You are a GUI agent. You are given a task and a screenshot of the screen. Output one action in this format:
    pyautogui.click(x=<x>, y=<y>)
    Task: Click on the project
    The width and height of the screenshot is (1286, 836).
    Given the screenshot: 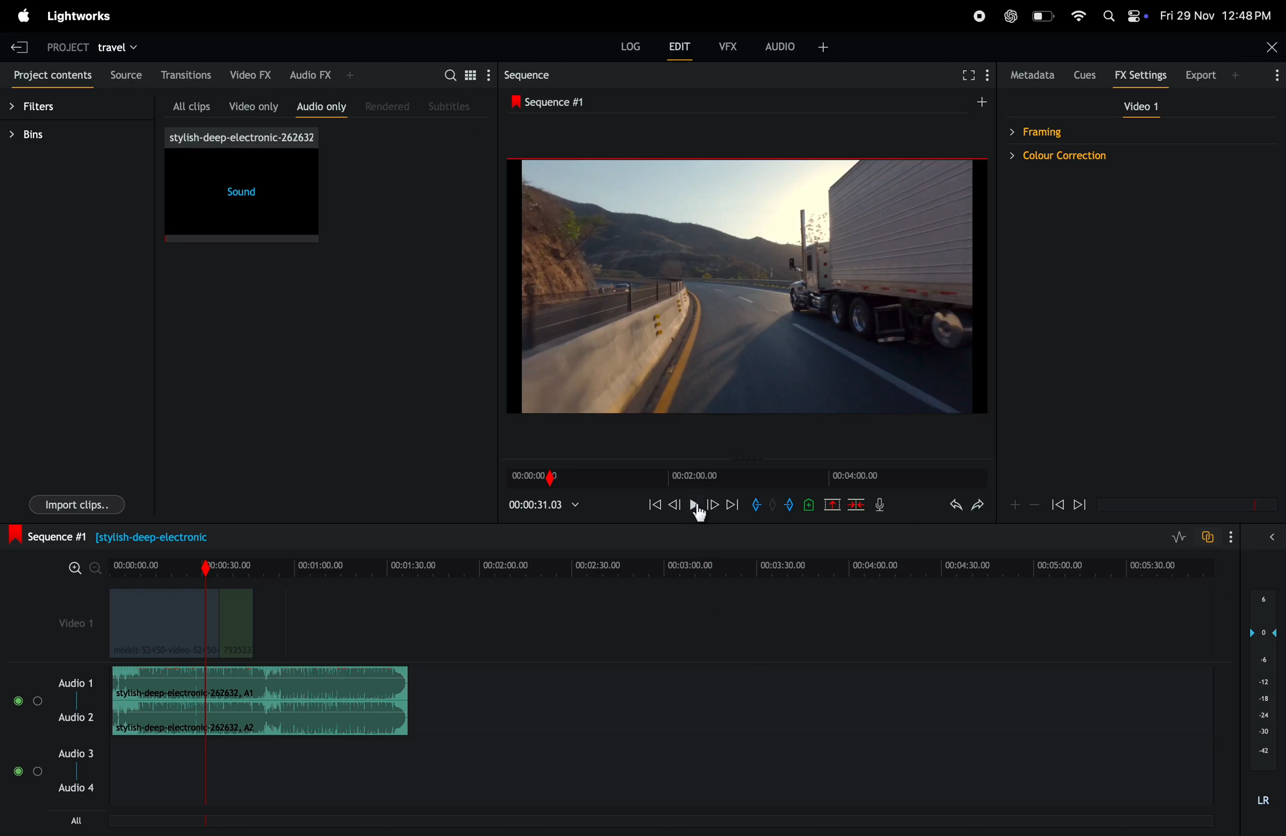 What is the action you would take?
    pyautogui.click(x=63, y=45)
    